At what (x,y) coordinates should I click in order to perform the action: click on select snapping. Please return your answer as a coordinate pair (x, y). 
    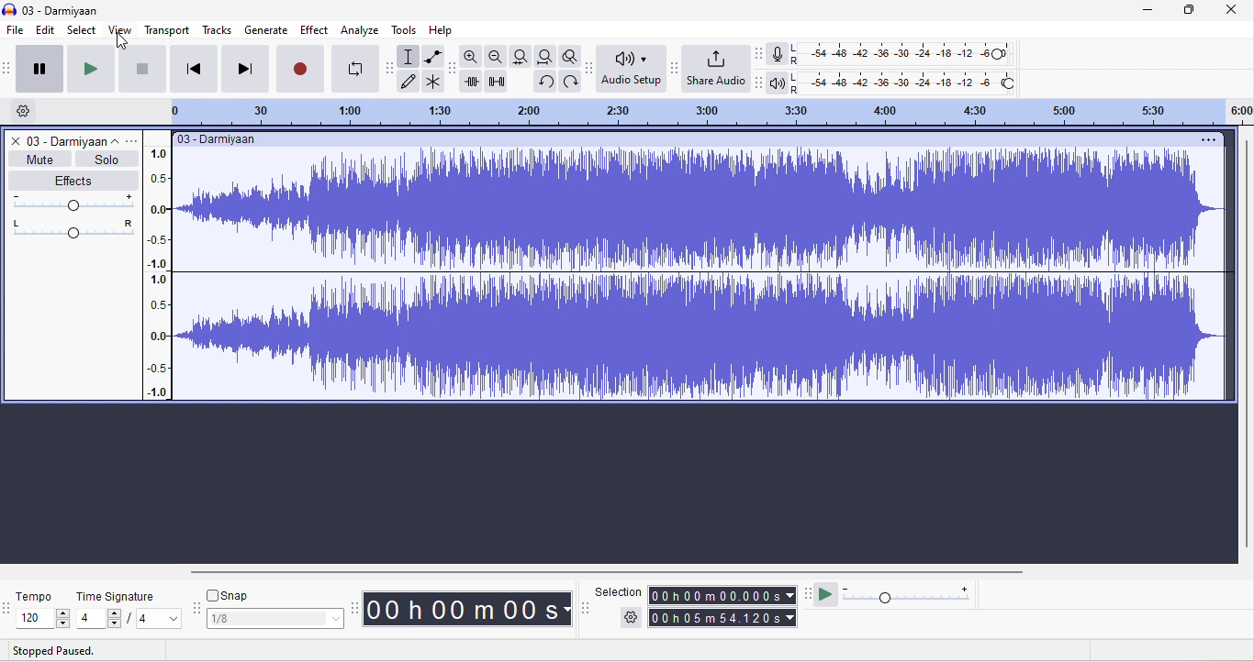
    Looking at the image, I should click on (276, 619).